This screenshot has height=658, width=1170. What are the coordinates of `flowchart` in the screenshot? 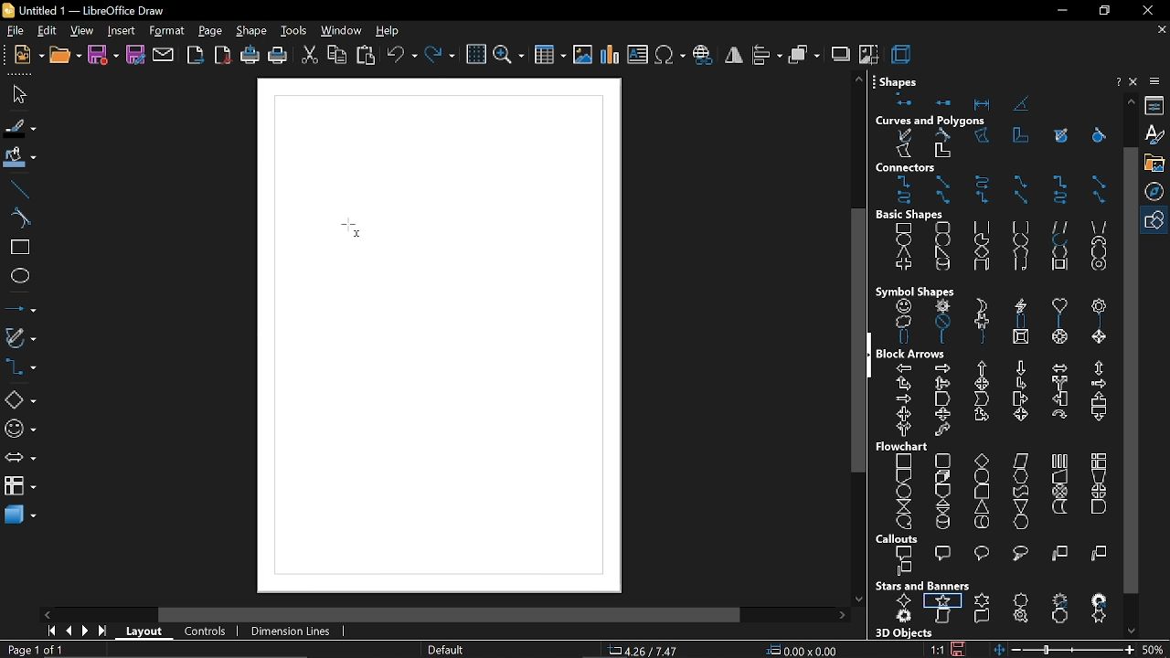 It's located at (19, 484).